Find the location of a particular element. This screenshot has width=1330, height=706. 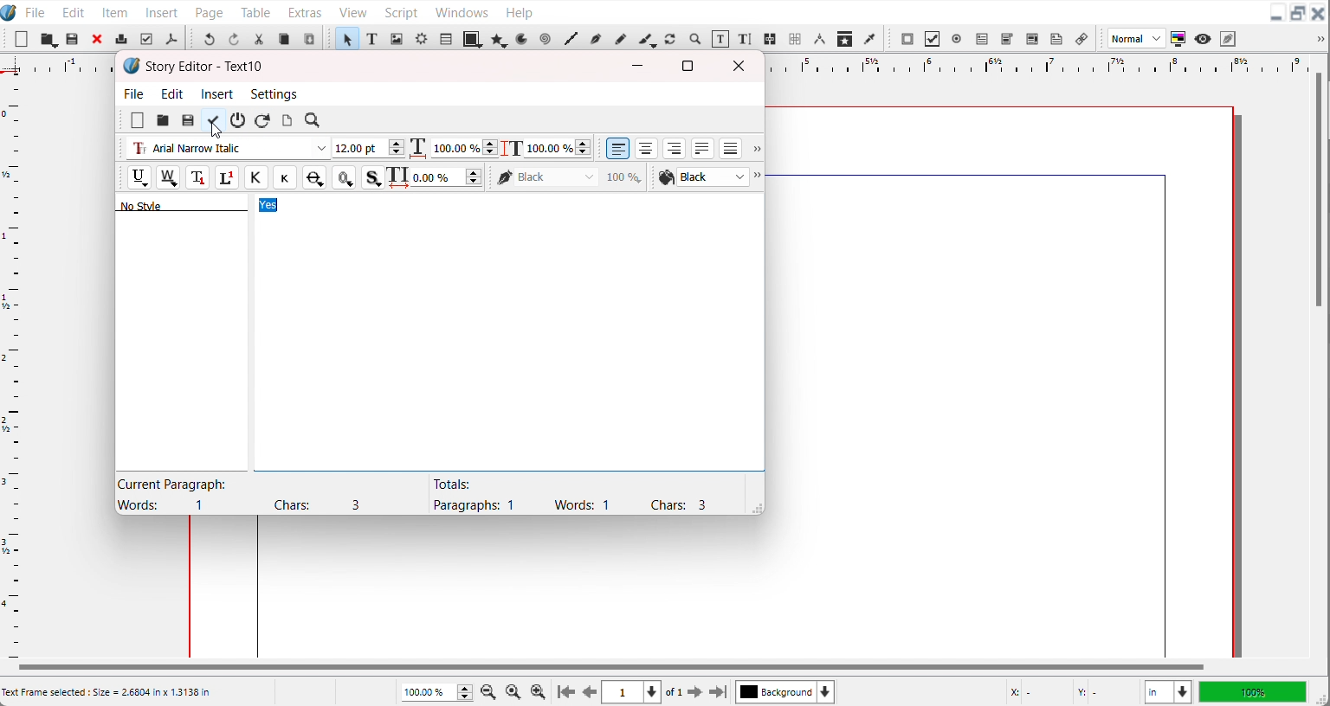

File is located at coordinates (135, 93).